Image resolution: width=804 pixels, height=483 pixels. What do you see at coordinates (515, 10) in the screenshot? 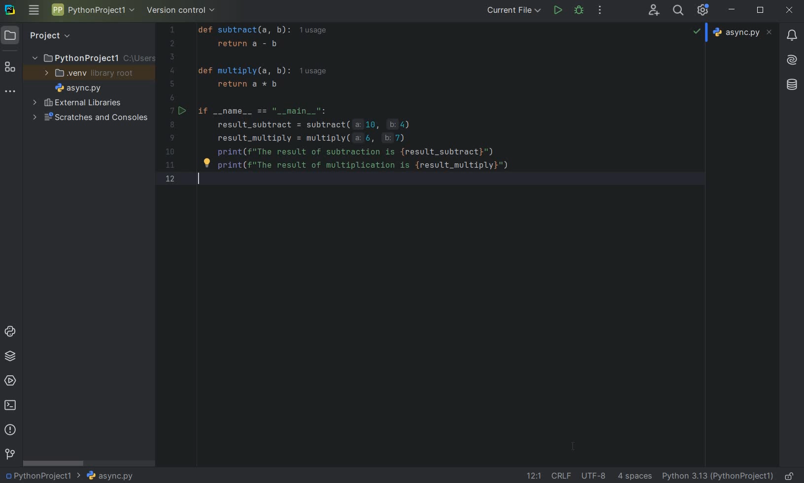
I see `current file` at bounding box center [515, 10].